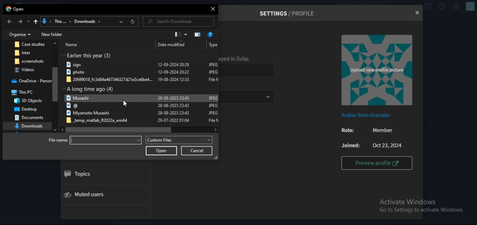 The height and width of the screenshot is (225, 477). I want to click on Avatar from Gravatar, so click(367, 115).